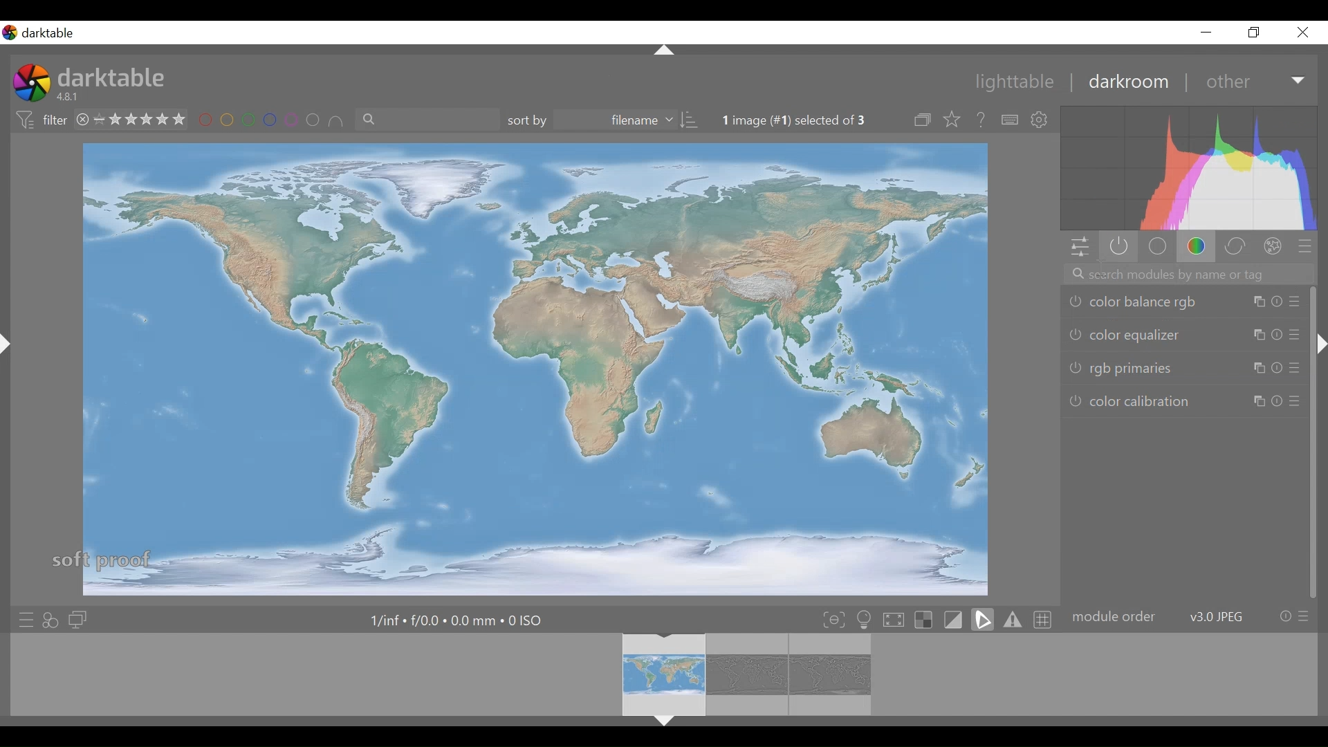 Image resolution: width=1328 pixels, height=747 pixels. Describe the element at coordinates (539, 365) in the screenshot. I see `main editing area` at that location.